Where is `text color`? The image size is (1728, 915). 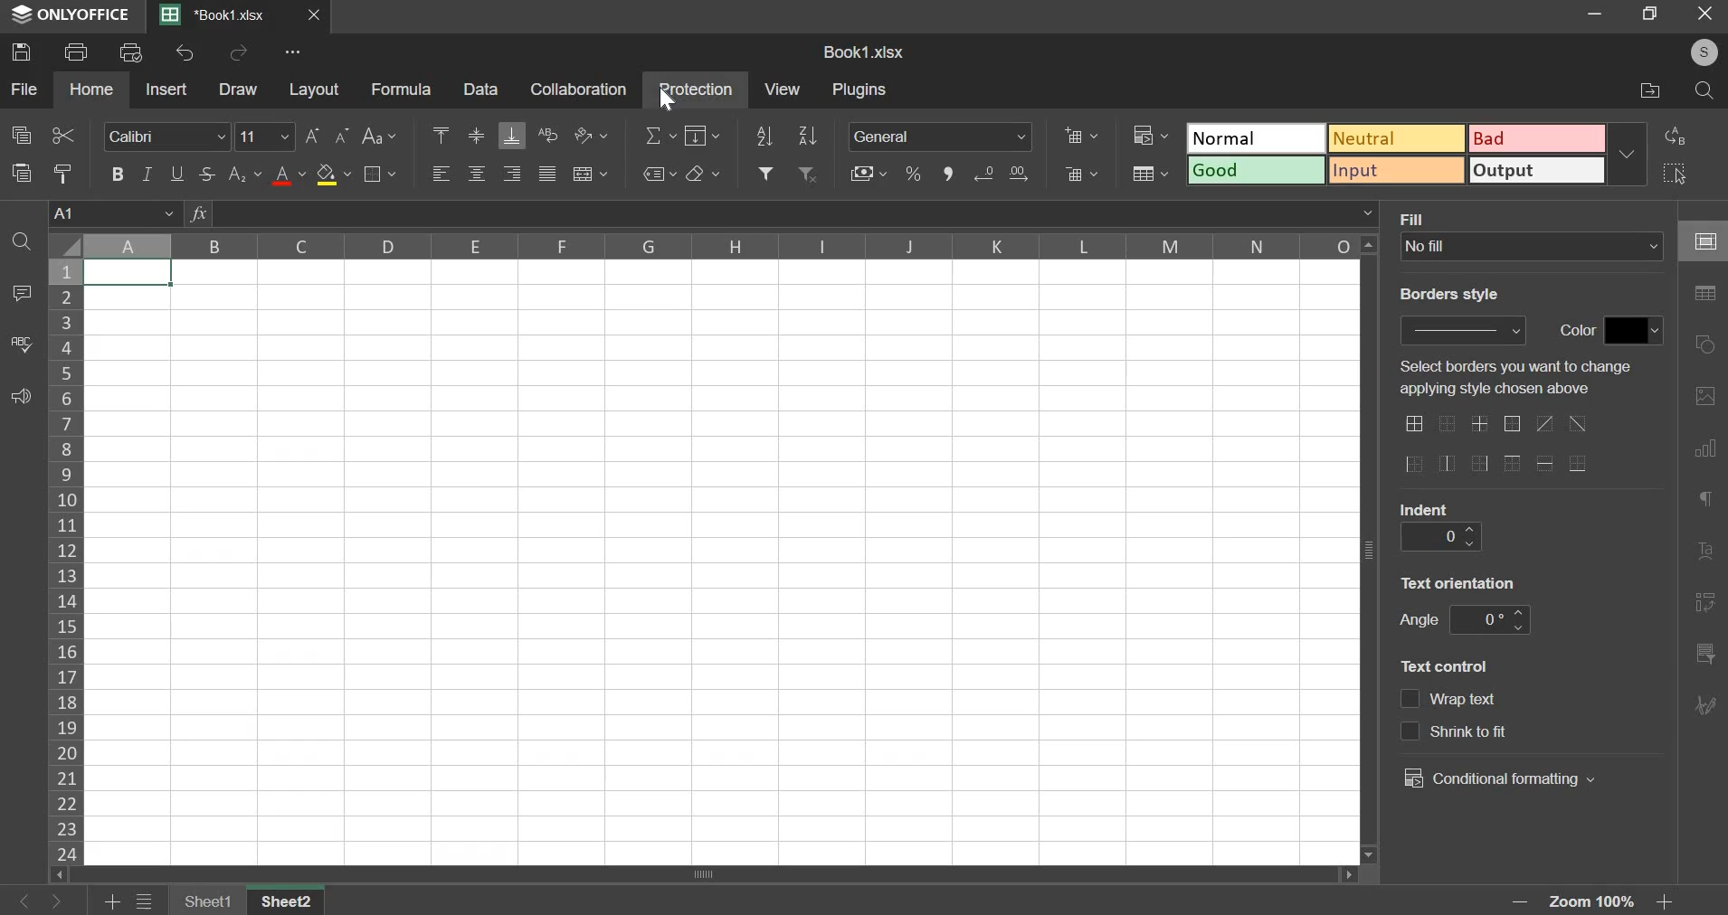
text color is located at coordinates (288, 175).